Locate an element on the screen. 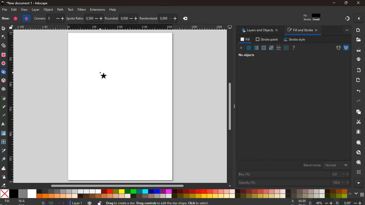 The height and width of the screenshot is (205, 365). image is located at coordinates (121, 107).